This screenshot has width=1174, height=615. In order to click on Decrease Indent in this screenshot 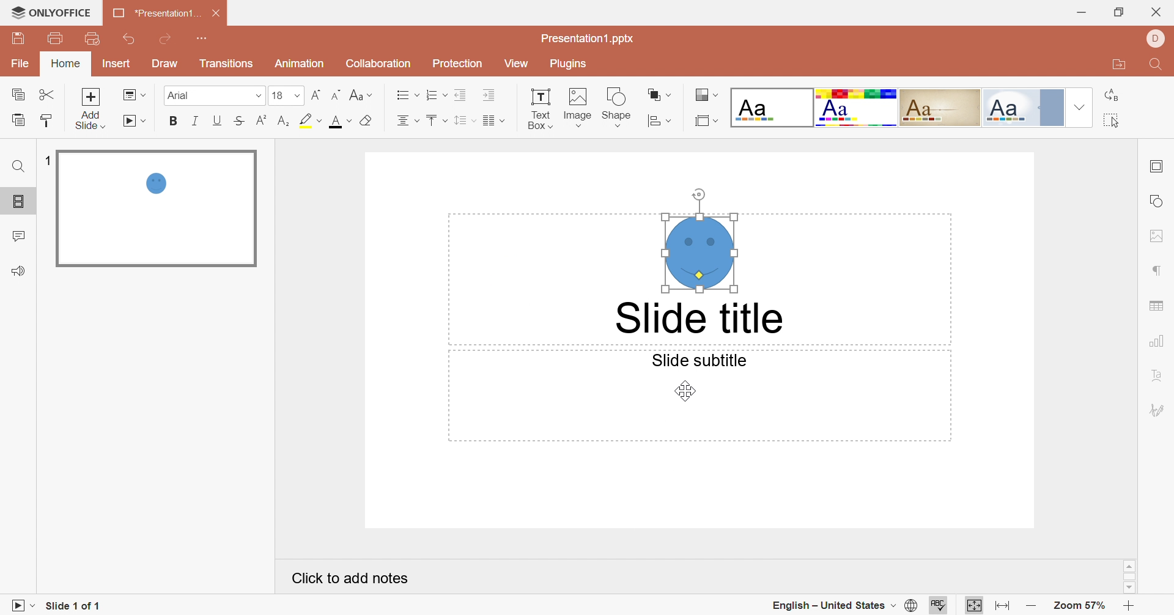, I will do `click(463, 94)`.